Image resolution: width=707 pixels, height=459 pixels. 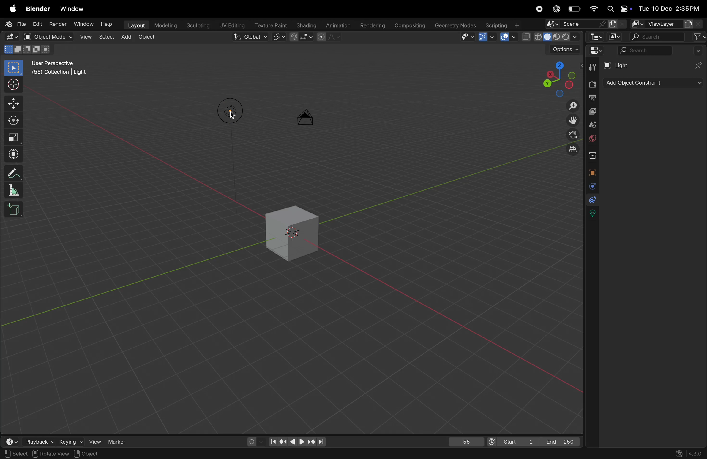 I want to click on User perspective, so click(x=60, y=69).